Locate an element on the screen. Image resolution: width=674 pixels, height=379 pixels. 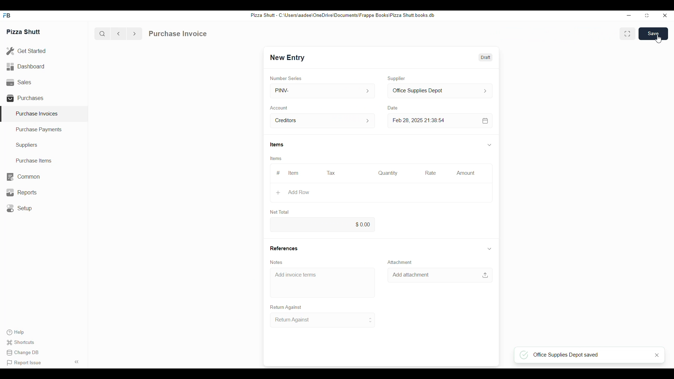
Get Started is located at coordinates (26, 52).